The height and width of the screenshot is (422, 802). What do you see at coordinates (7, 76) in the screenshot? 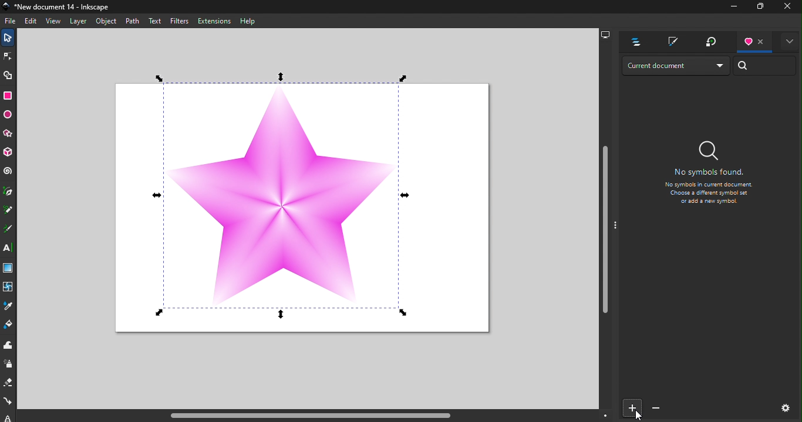
I see `Shape builder tool` at bounding box center [7, 76].